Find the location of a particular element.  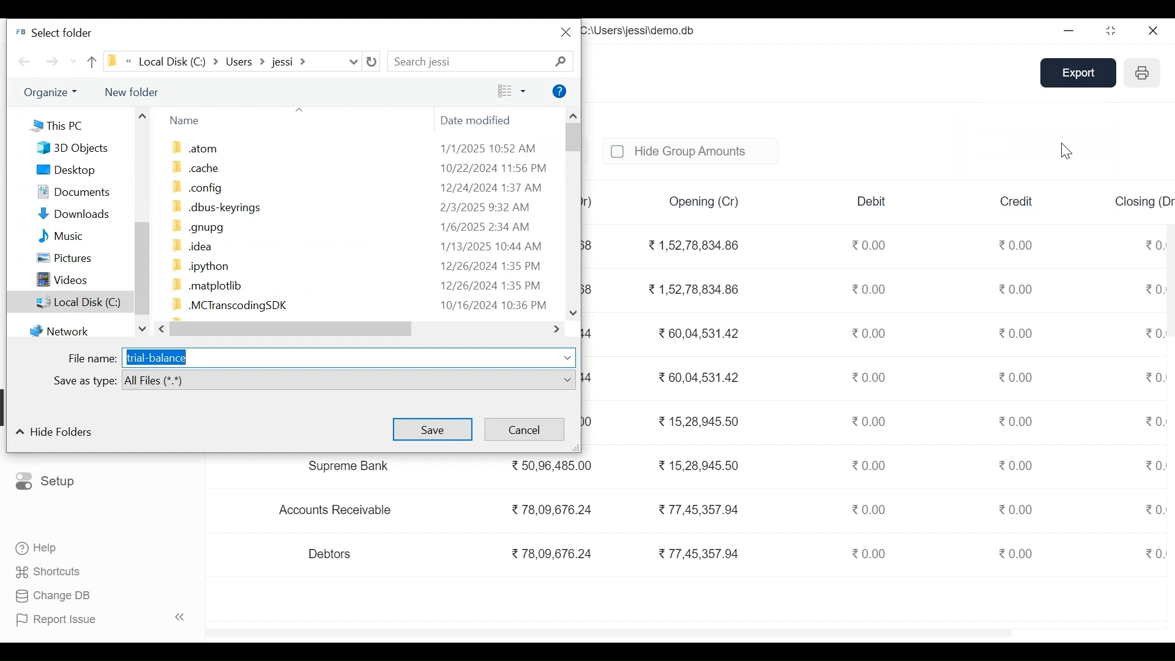

Name is located at coordinates (185, 120).